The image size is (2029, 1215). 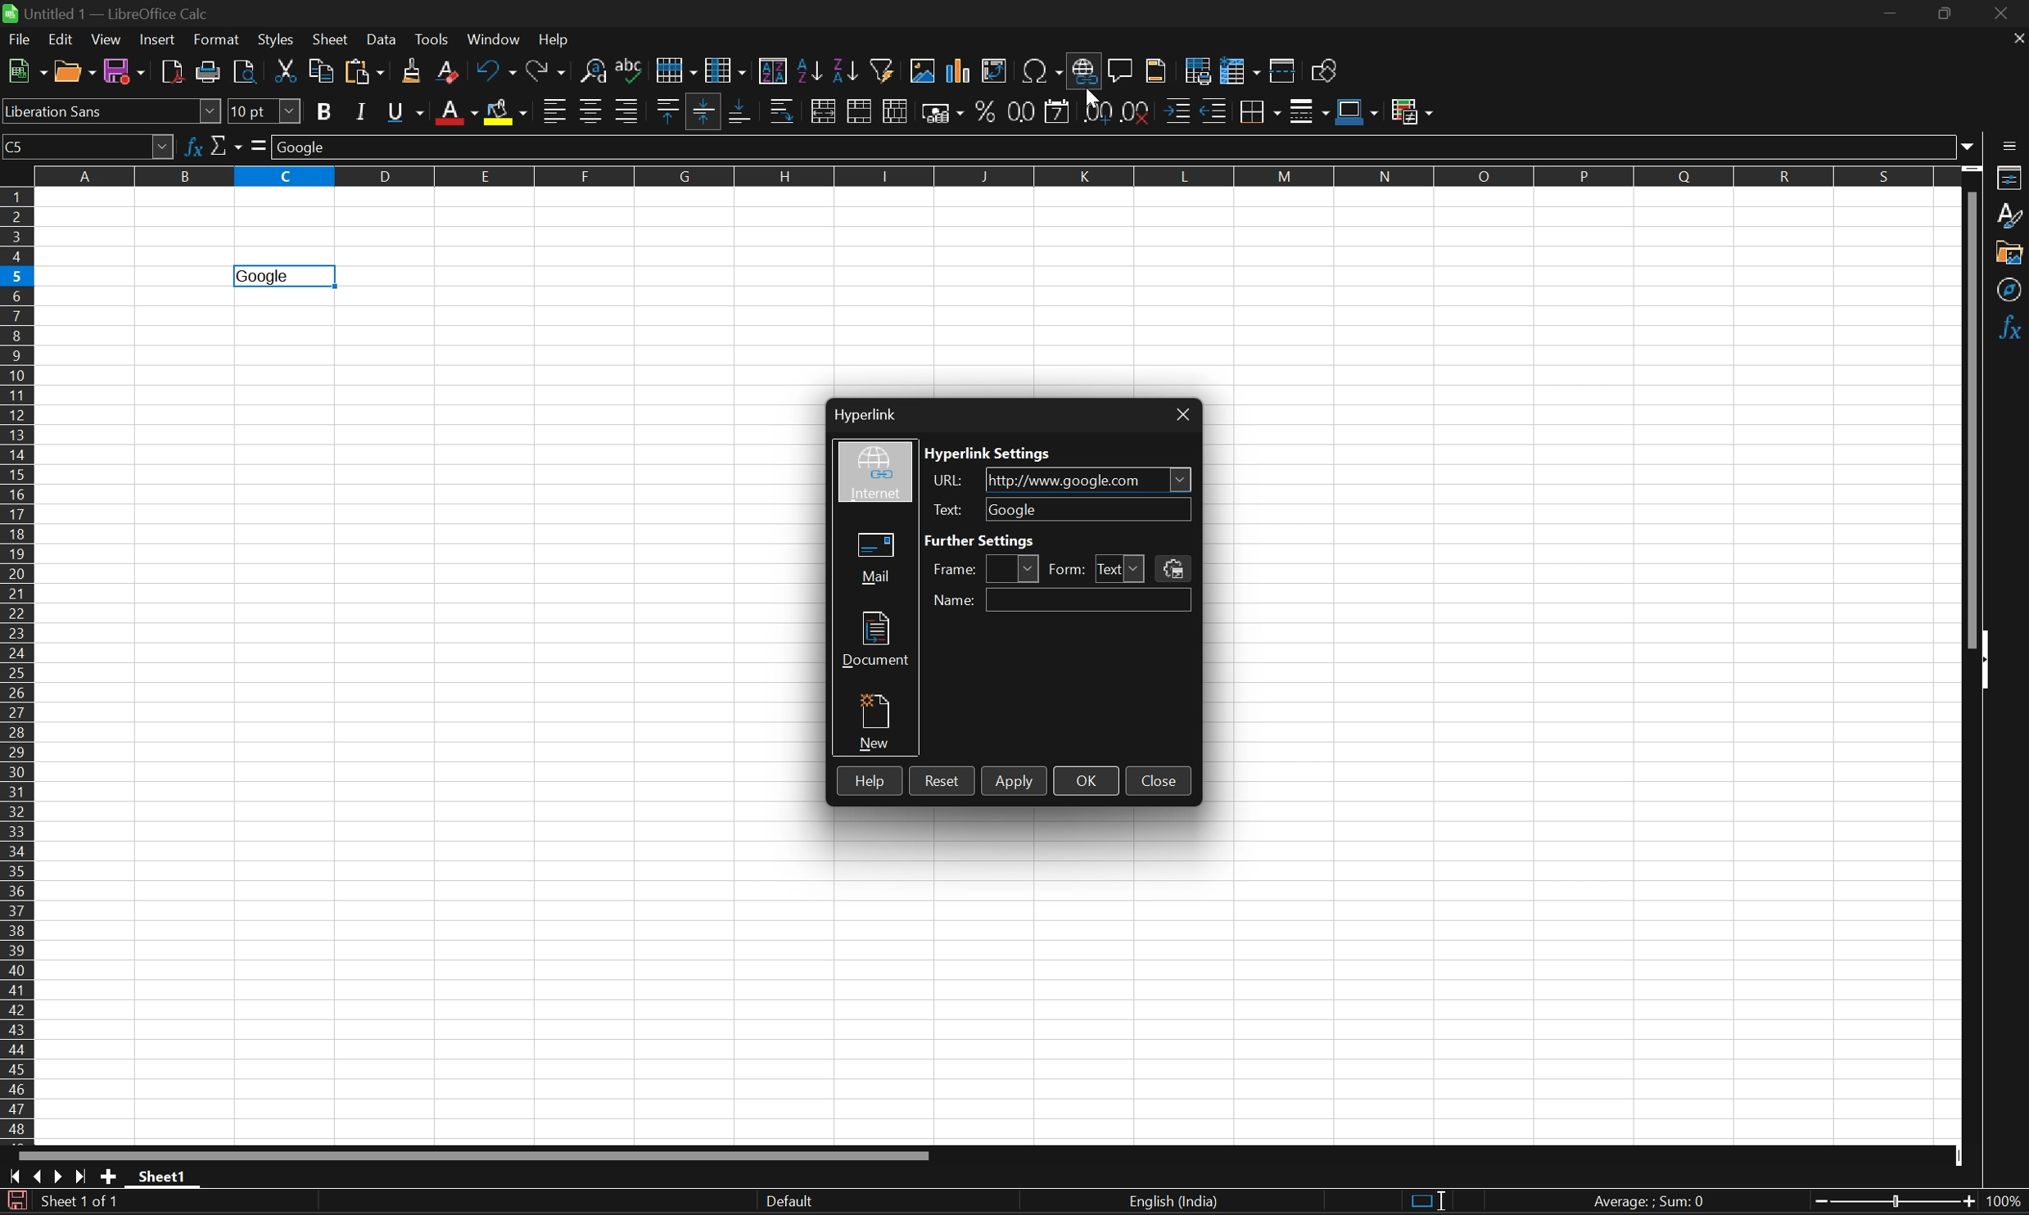 What do you see at coordinates (1945, 16) in the screenshot?
I see `Restore down` at bounding box center [1945, 16].